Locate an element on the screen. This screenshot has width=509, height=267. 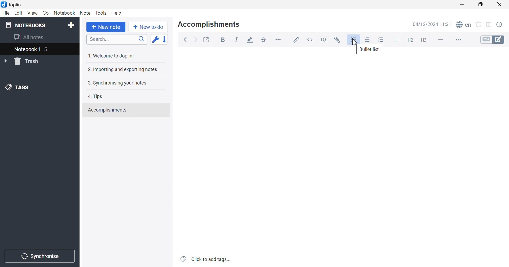
Bold is located at coordinates (223, 39).